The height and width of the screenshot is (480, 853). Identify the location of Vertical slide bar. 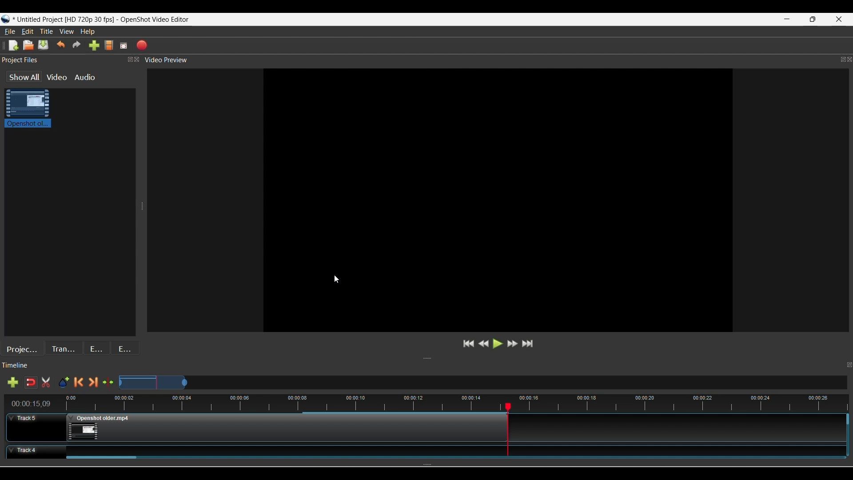
(848, 419).